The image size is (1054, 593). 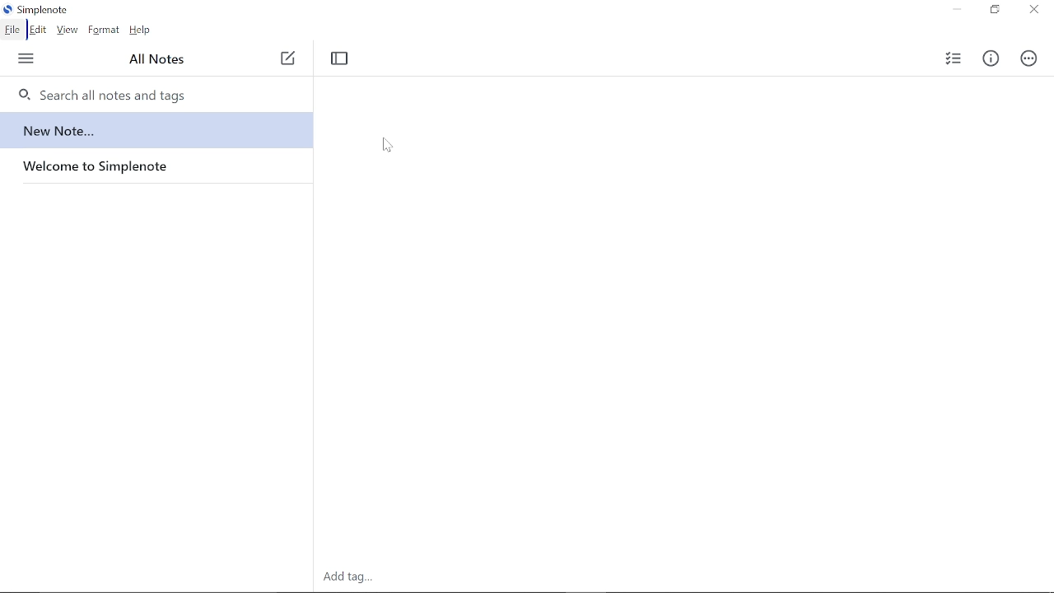 I want to click on Add tag, so click(x=348, y=579).